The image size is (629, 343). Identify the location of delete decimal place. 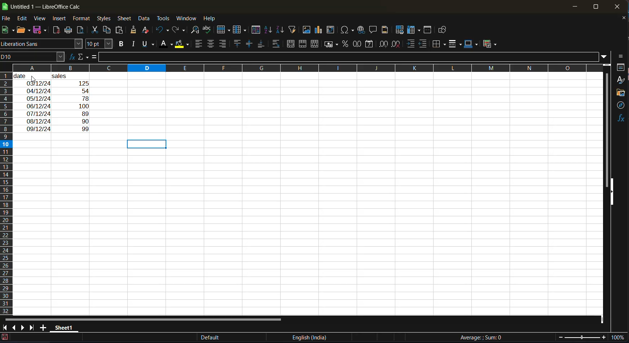
(397, 45).